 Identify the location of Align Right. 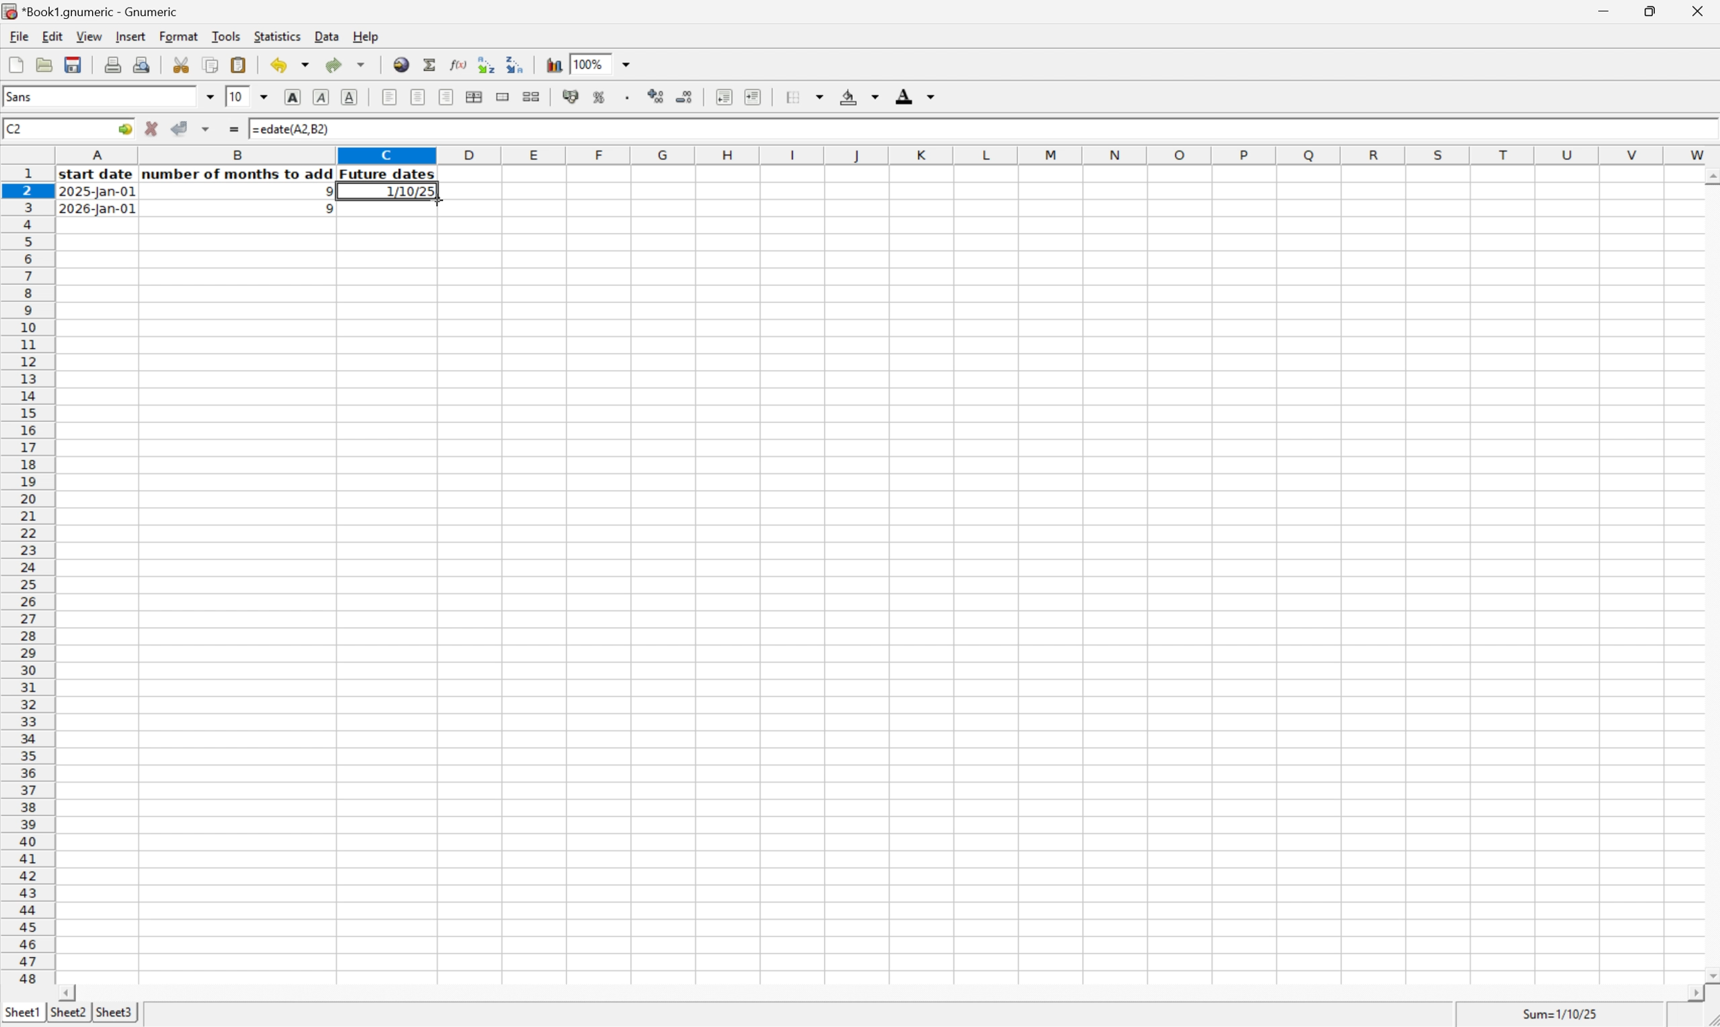
(446, 97).